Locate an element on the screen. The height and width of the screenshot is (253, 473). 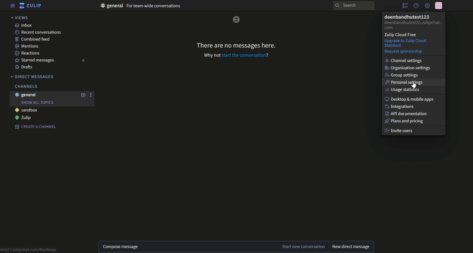
combined feed is located at coordinates (34, 39).